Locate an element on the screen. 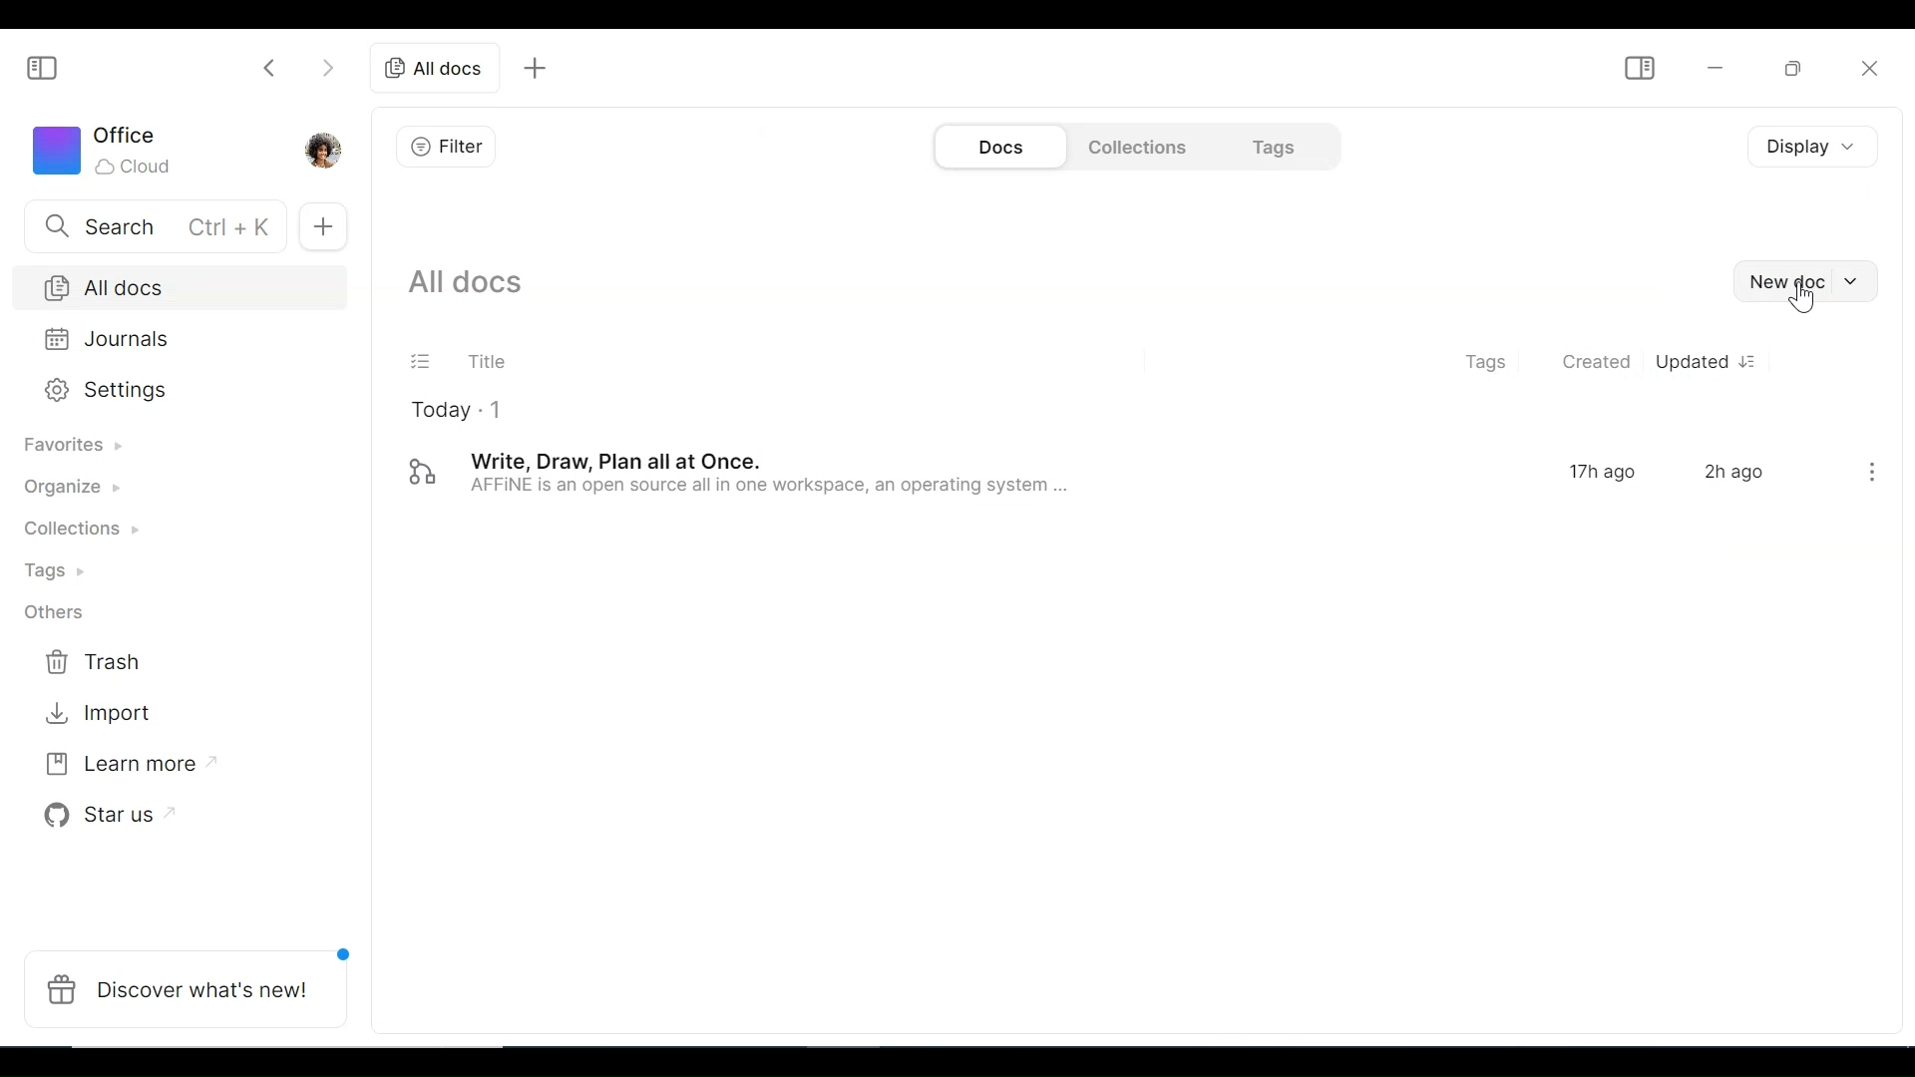 This screenshot has width=1915, height=1077. tags is located at coordinates (1481, 362).